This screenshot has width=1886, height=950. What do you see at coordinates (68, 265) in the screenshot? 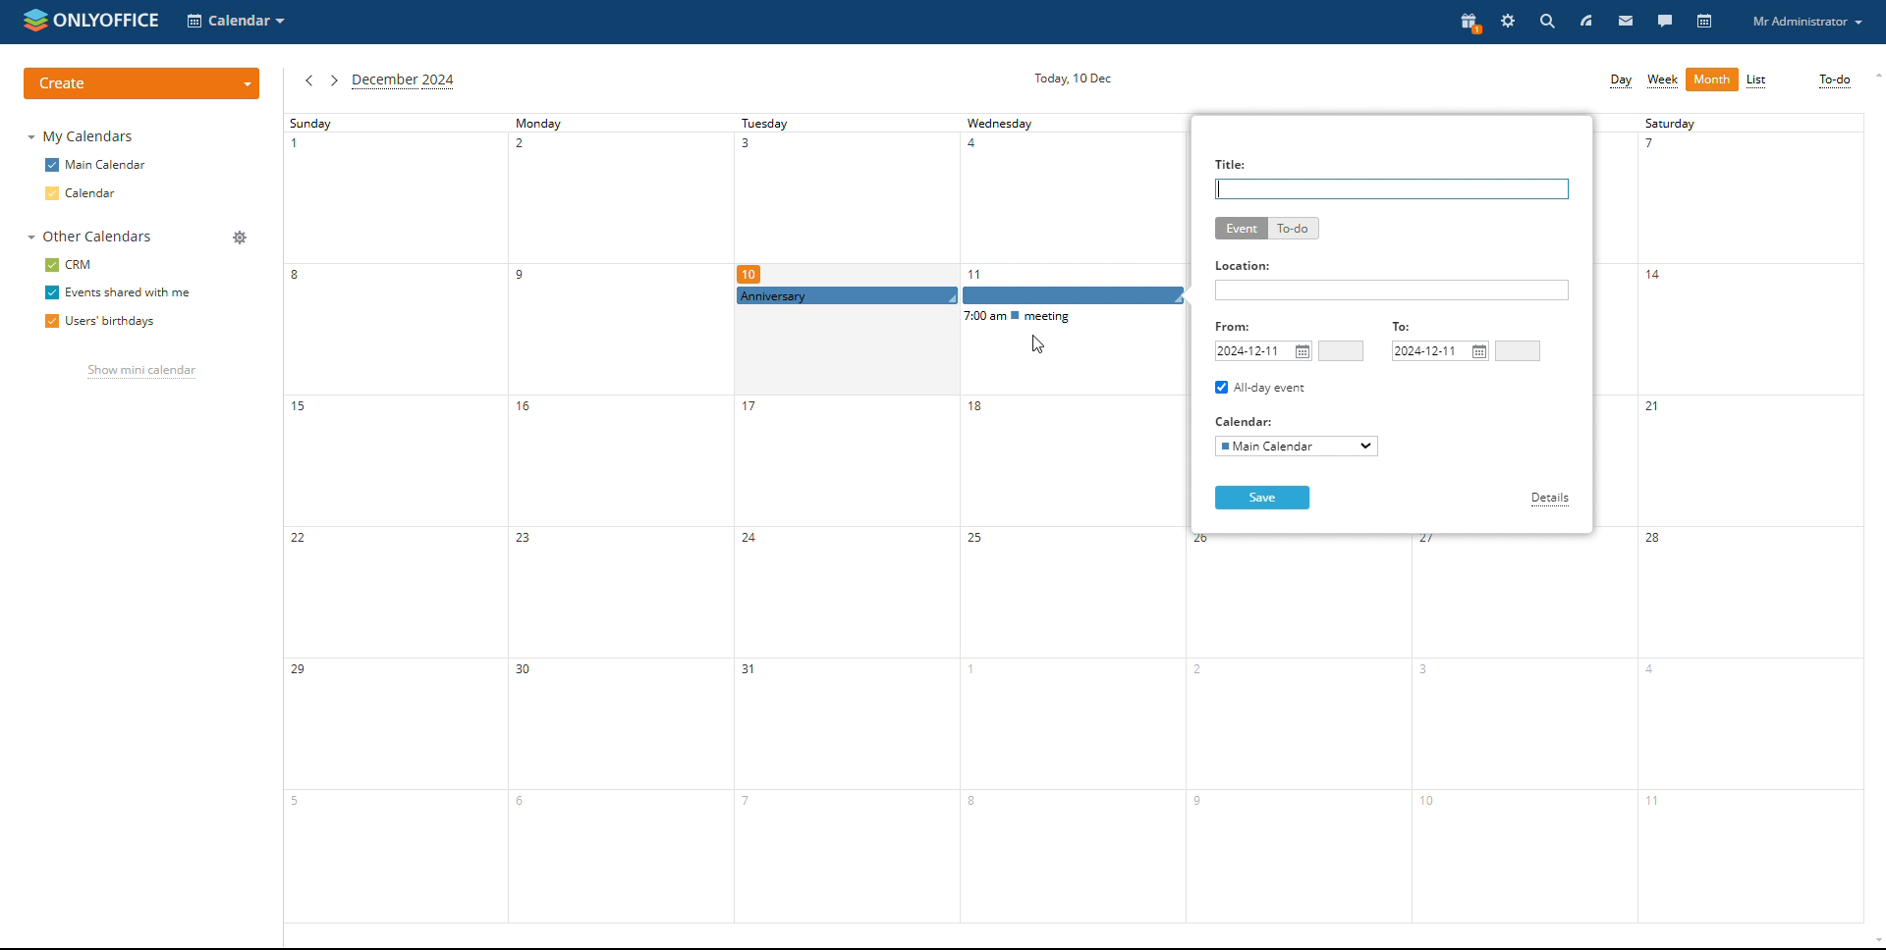
I see `crm` at bounding box center [68, 265].